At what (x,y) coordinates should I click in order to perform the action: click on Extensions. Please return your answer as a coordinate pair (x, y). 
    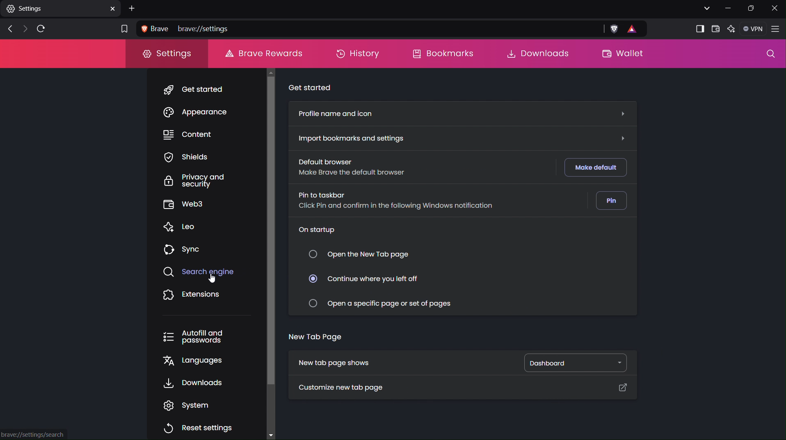
    Looking at the image, I should click on (192, 295).